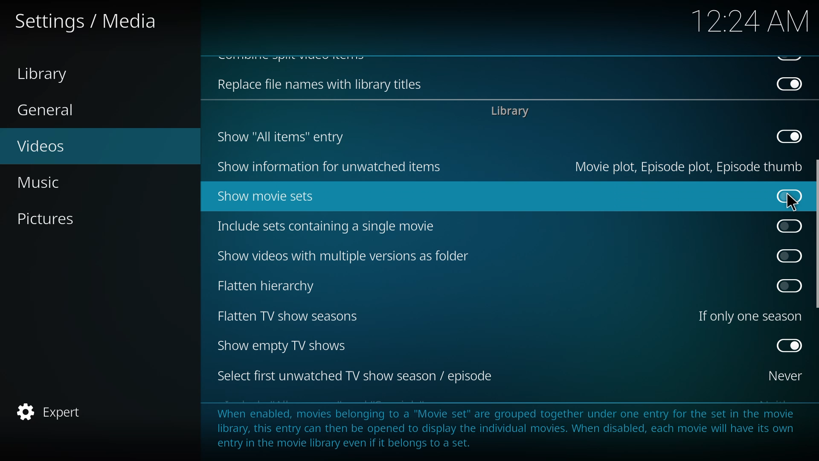 The height and width of the screenshot is (461, 819). What do you see at coordinates (41, 146) in the screenshot?
I see `videos` at bounding box center [41, 146].